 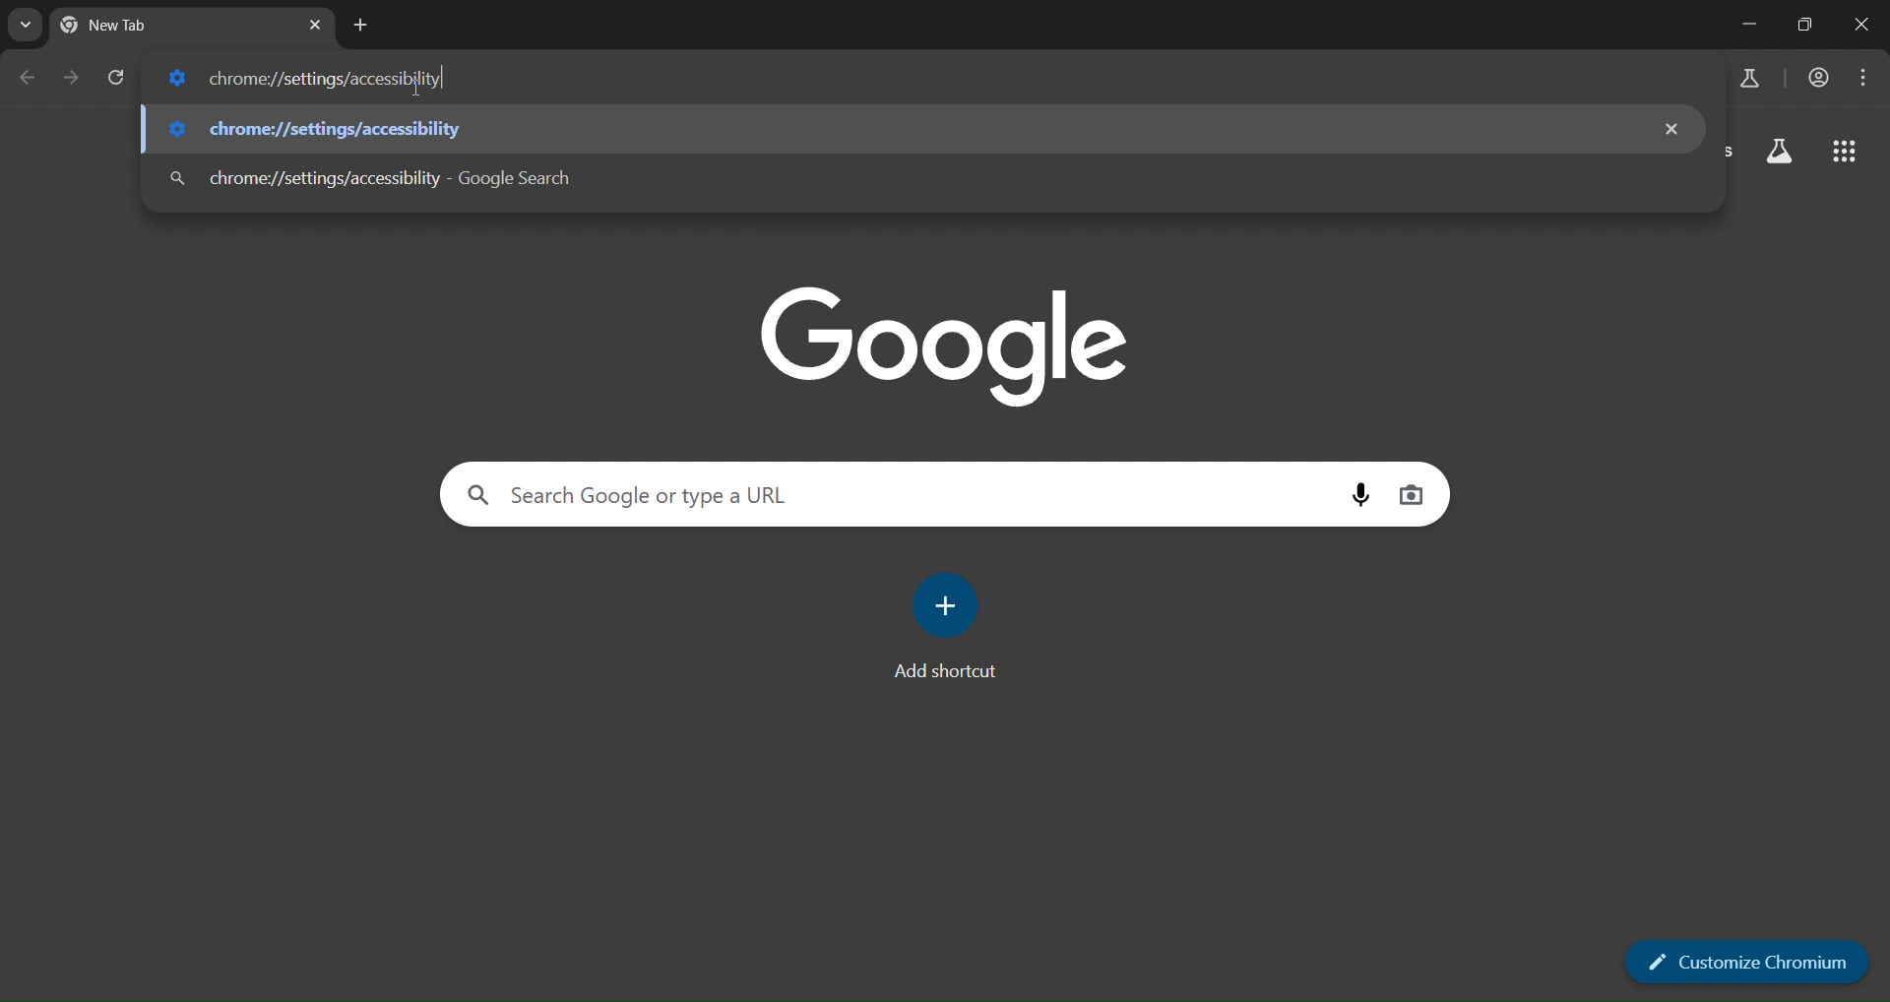 What do you see at coordinates (1359, 494) in the screenshot?
I see `voice search` at bounding box center [1359, 494].